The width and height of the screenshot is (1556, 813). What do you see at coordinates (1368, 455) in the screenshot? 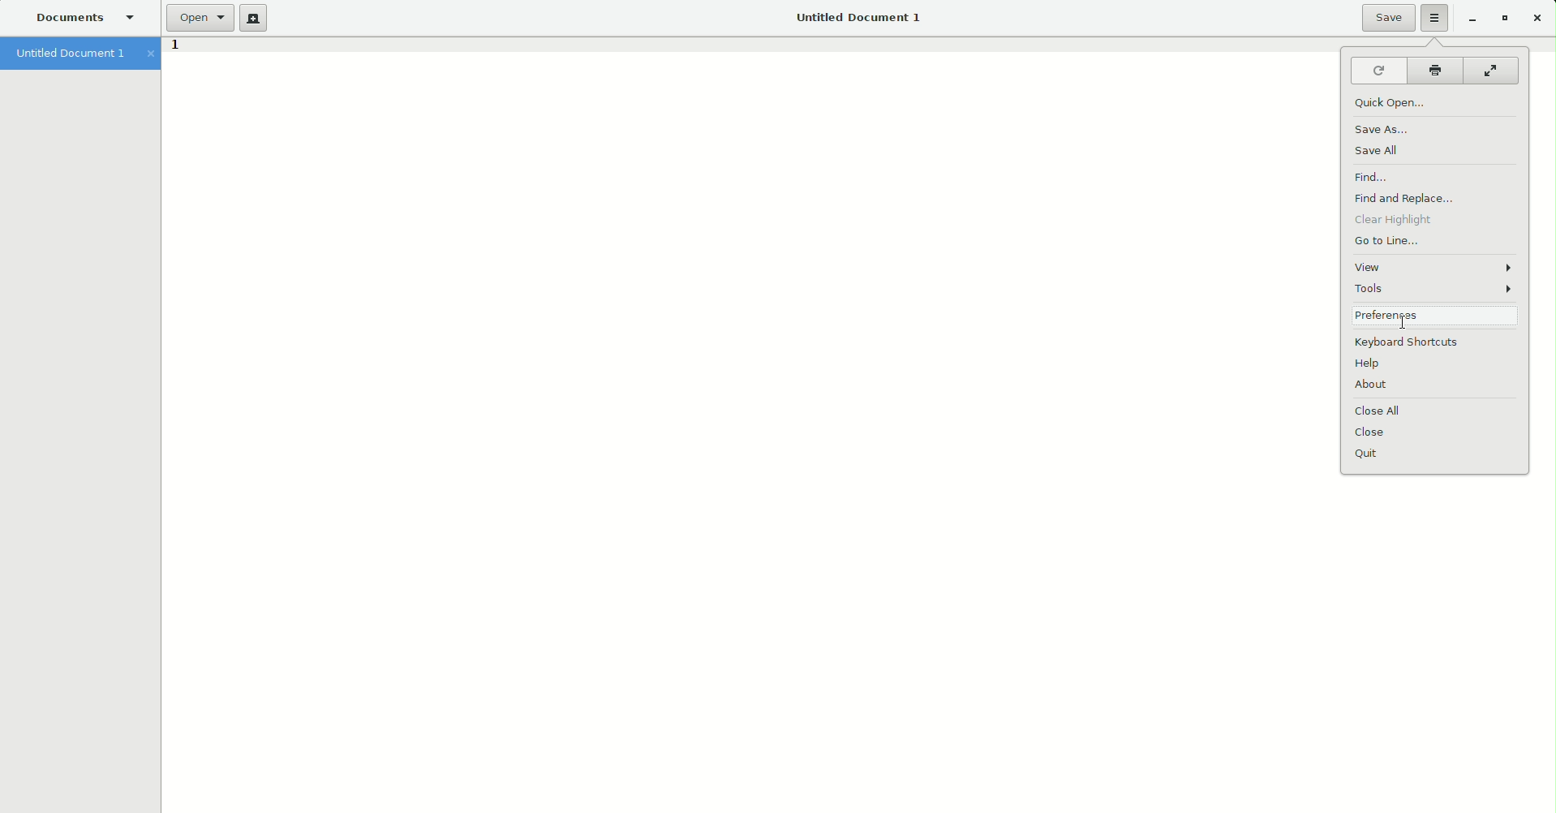
I see `Quit` at bounding box center [1368, 455].